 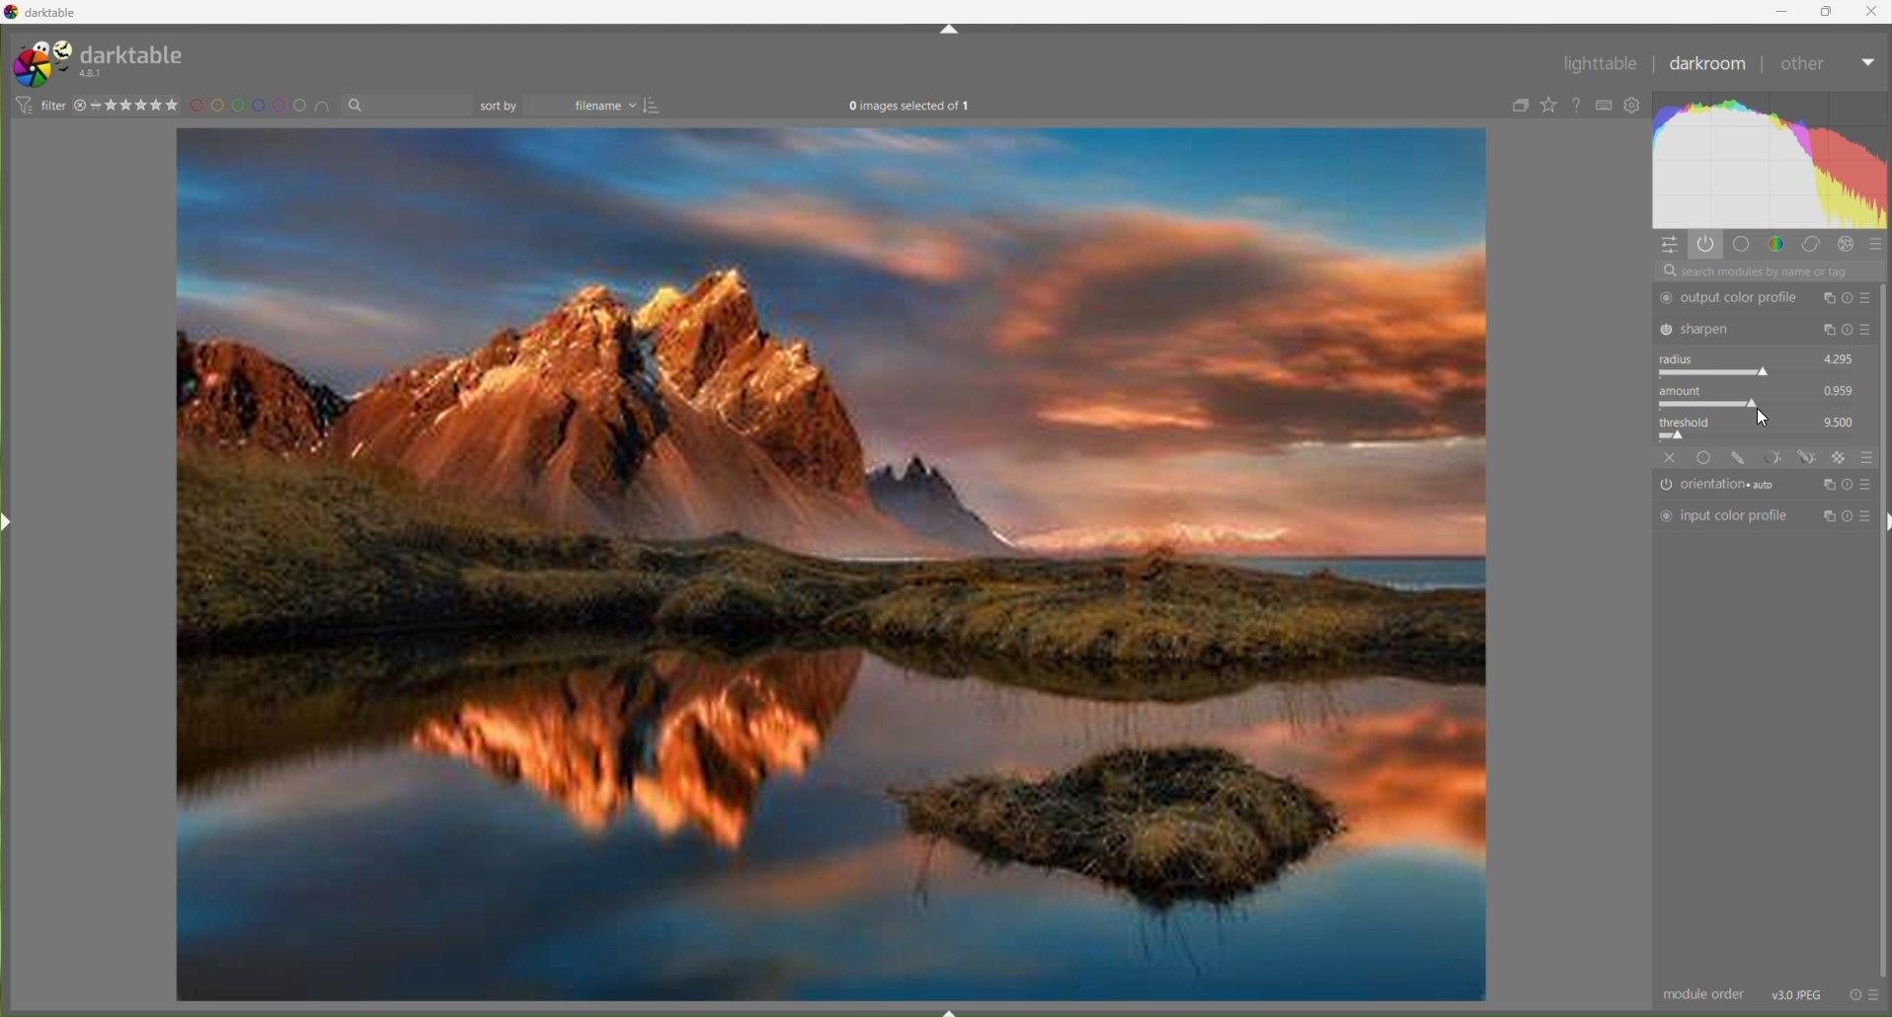 What do you see at coordinates (1877, 247) in the screenshot?
I see `Presets ` at bounding box center [1877, 247].